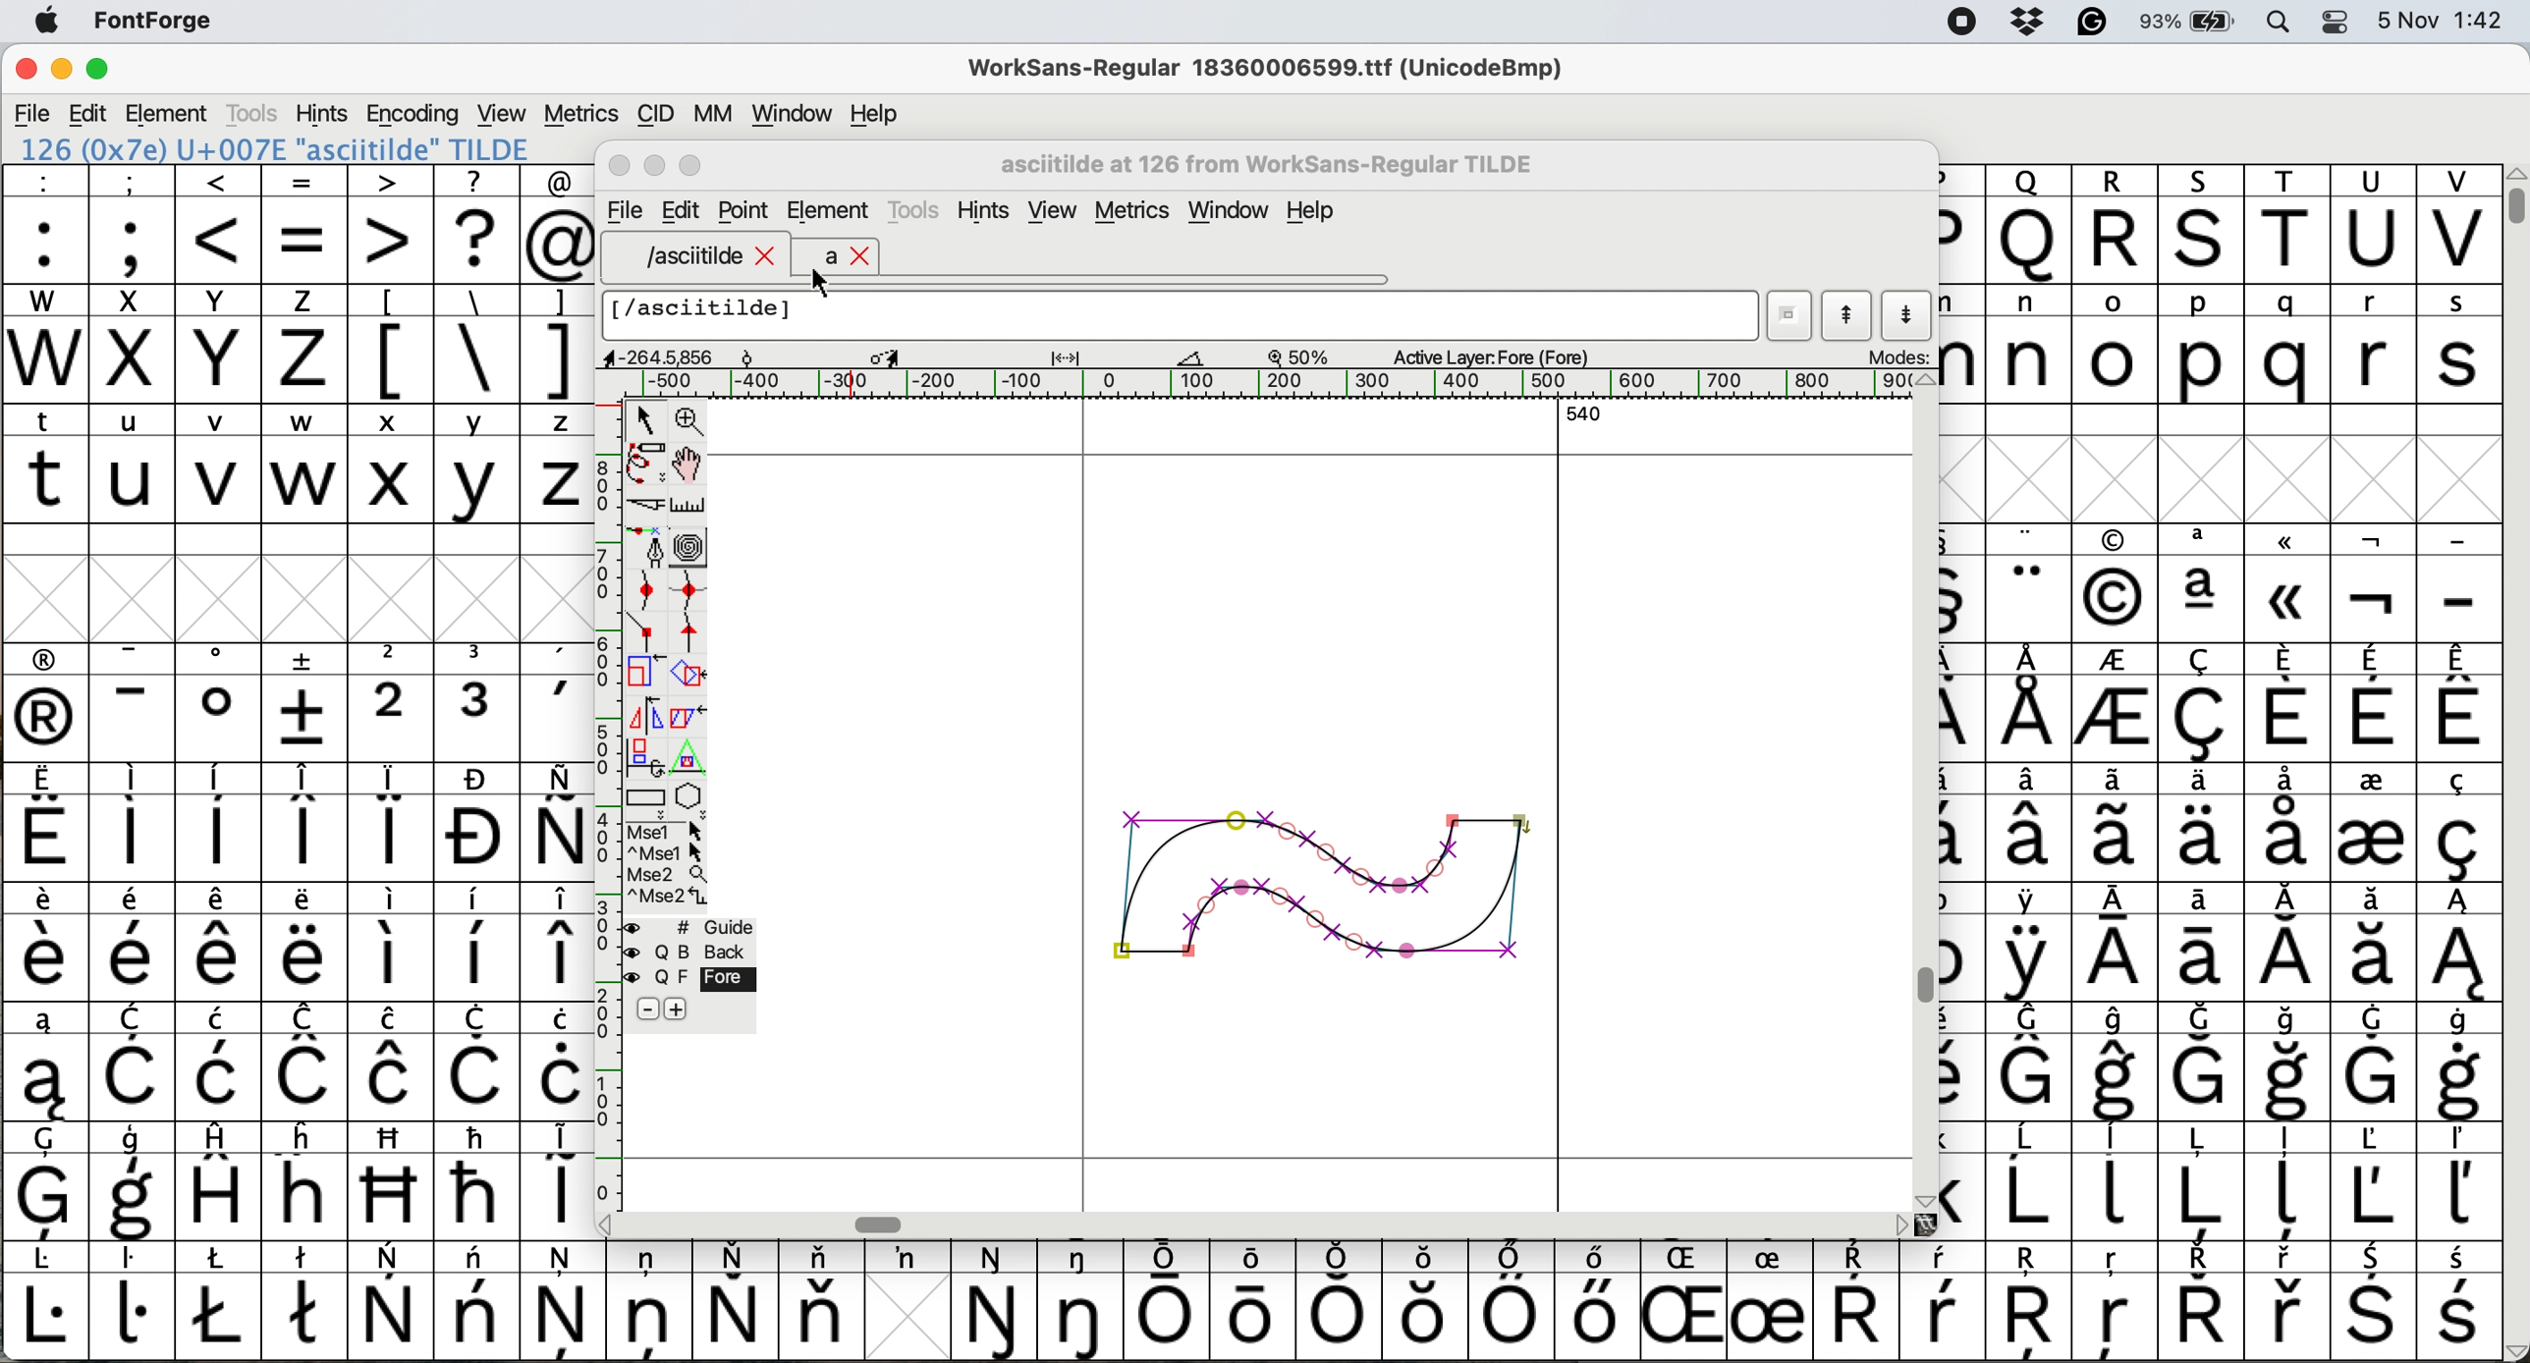 This screenshot has width=2530, height=1363. What do you see at coordinates (2202, 1063) in the screenshot?
I see `symbol` at bounding box center [2202, 1063].